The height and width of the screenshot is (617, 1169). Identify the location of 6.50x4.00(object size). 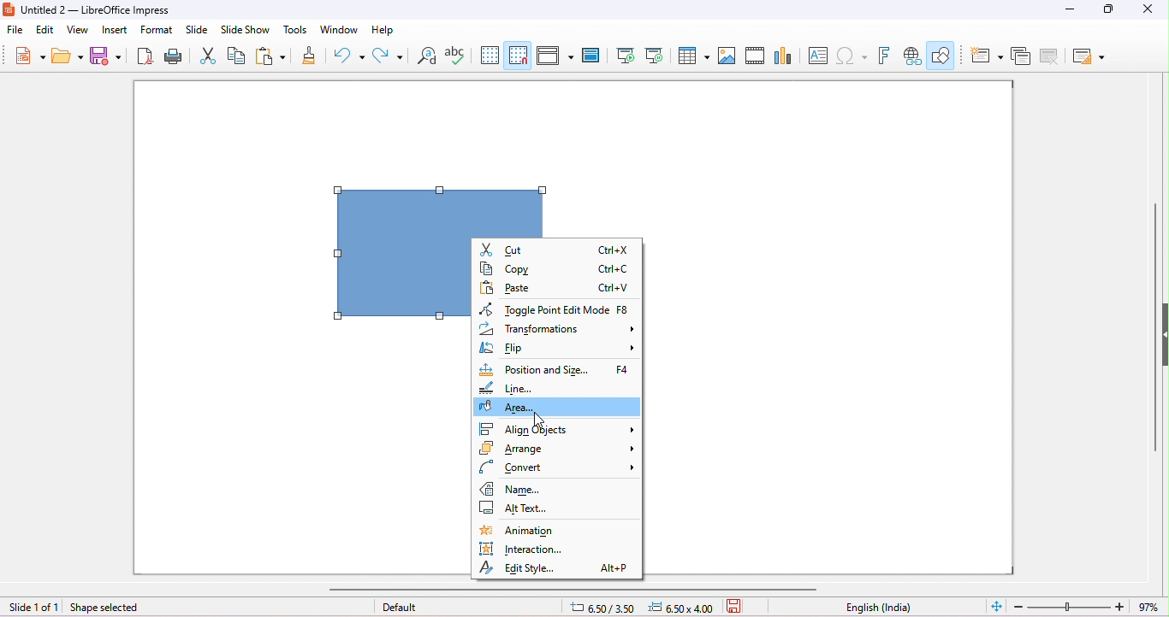
(684, 608).